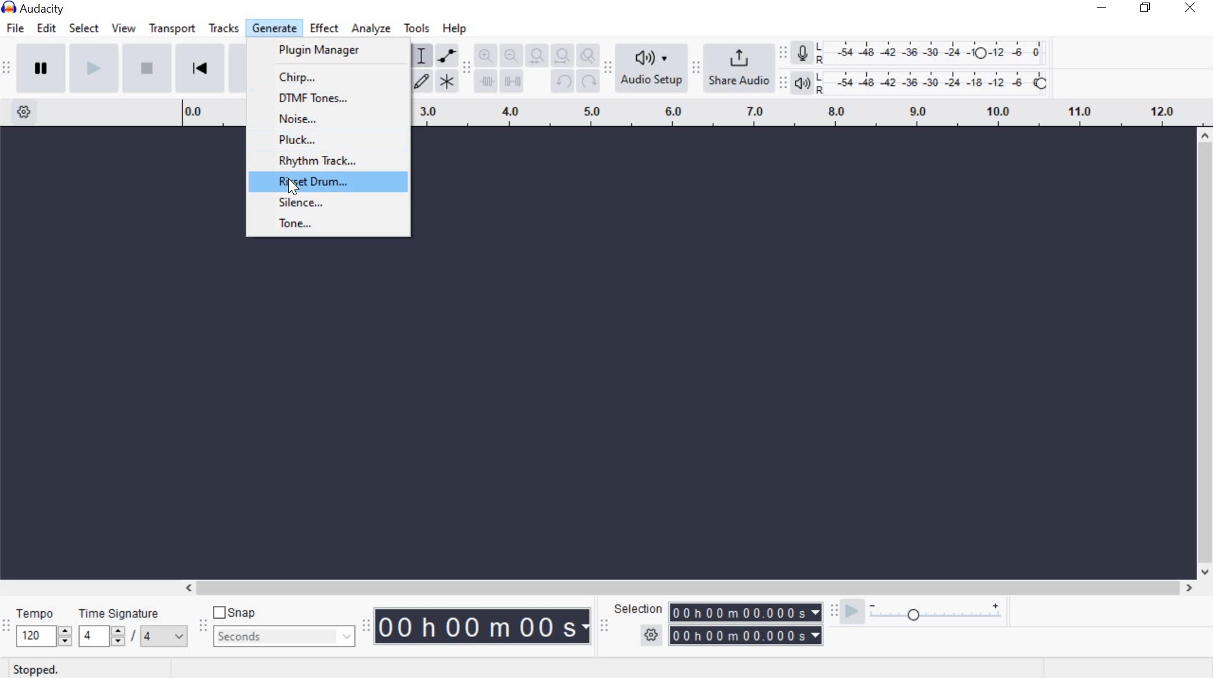  Describe the element at coordinates (171, 31) in the screenshot. I see `transport` at that location.